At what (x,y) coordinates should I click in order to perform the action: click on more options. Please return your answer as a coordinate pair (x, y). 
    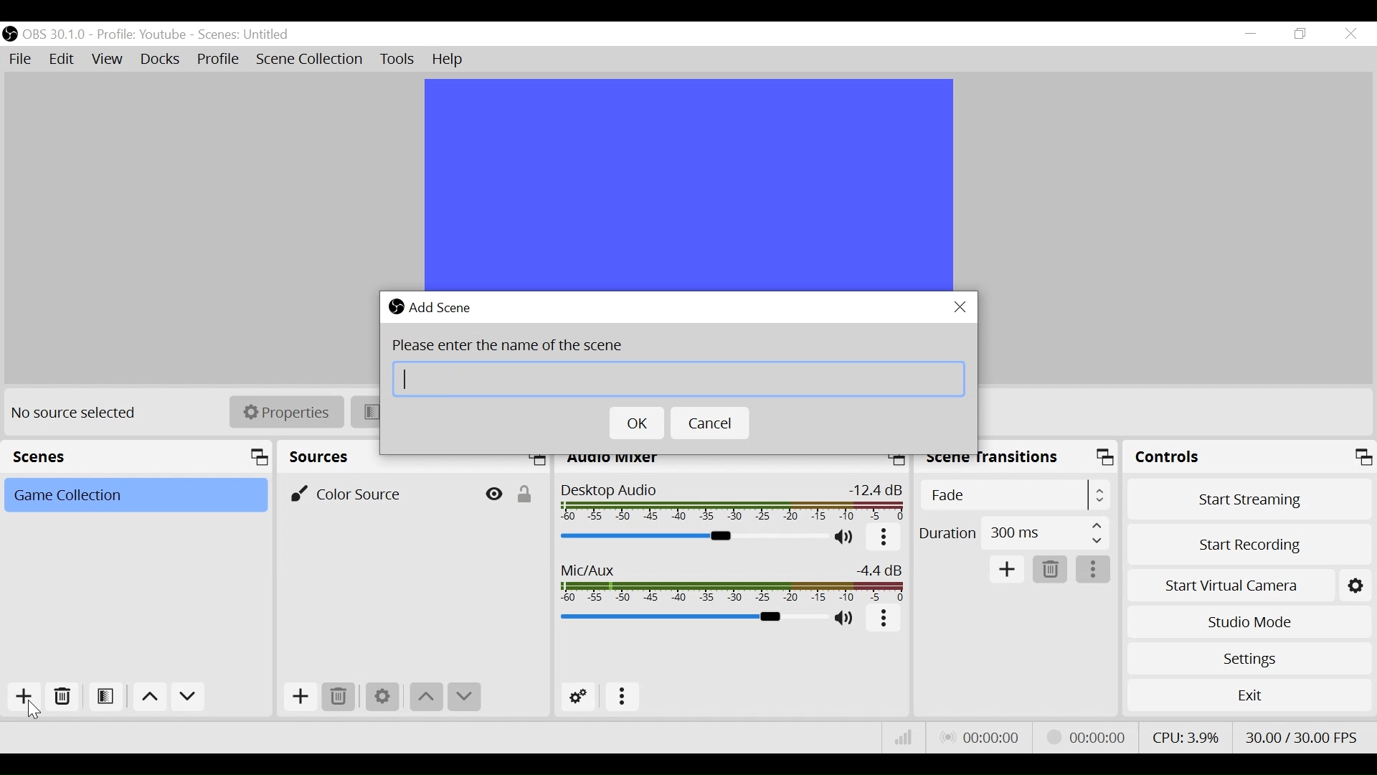
    Looking at the image, I should click on (883, 539).